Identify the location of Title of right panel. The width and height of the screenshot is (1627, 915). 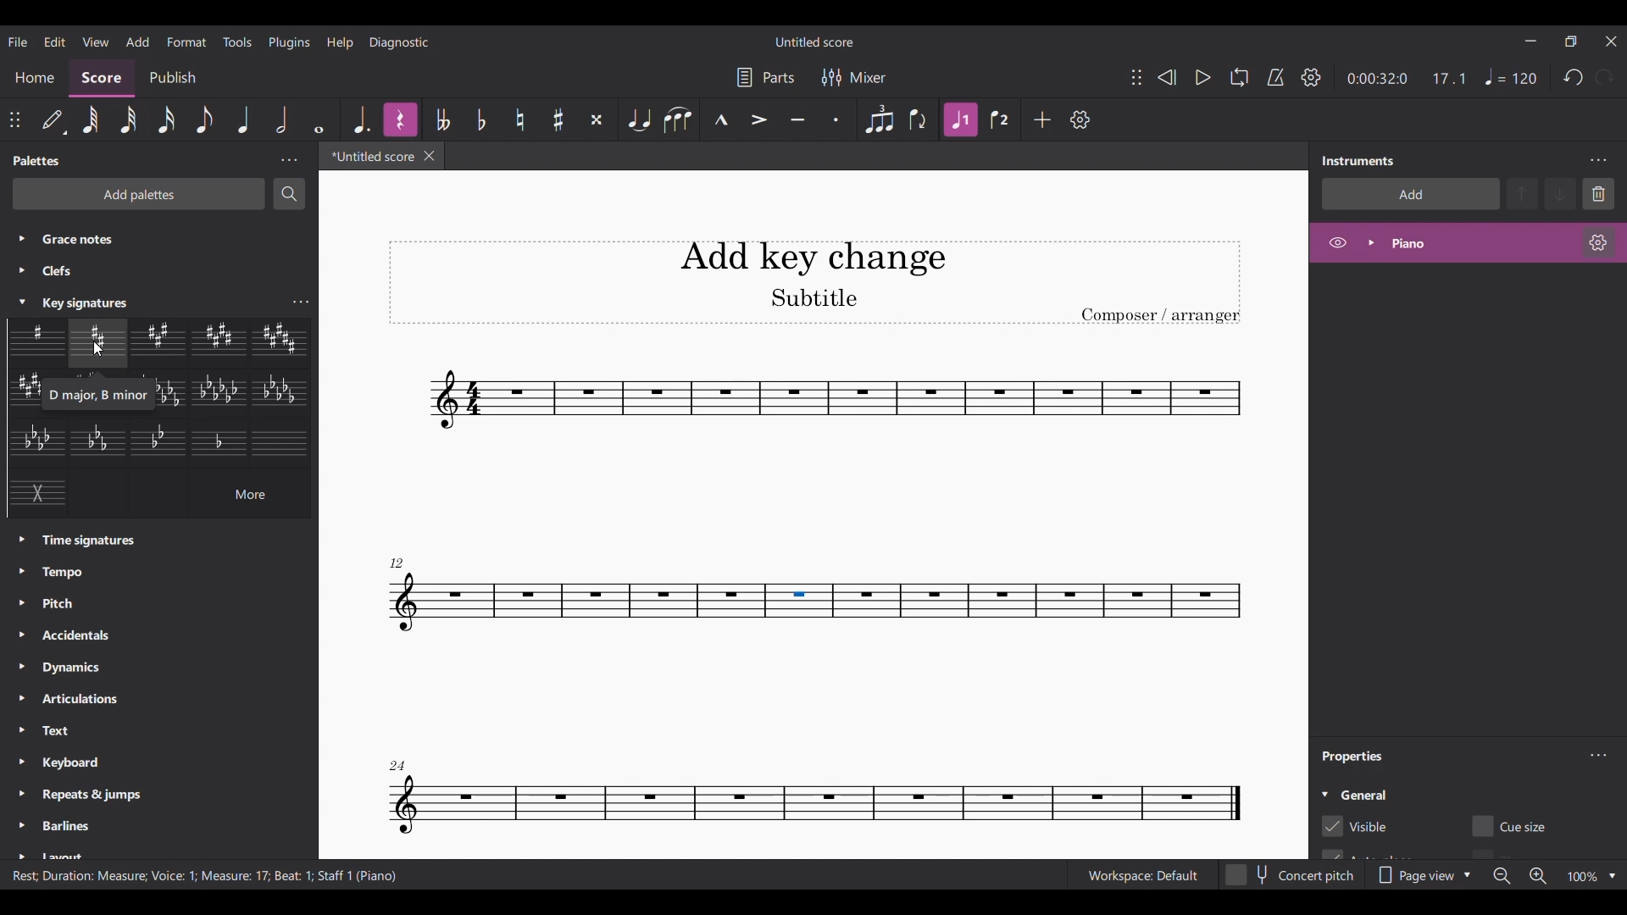
(1358, 159).